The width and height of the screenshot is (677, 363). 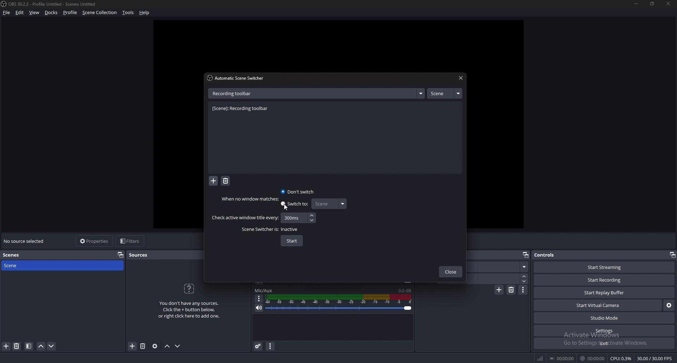 What do you see at coordinates (605, 293) in the screenshot?
I see `start replay buffer` at bounding box center [605, 293].